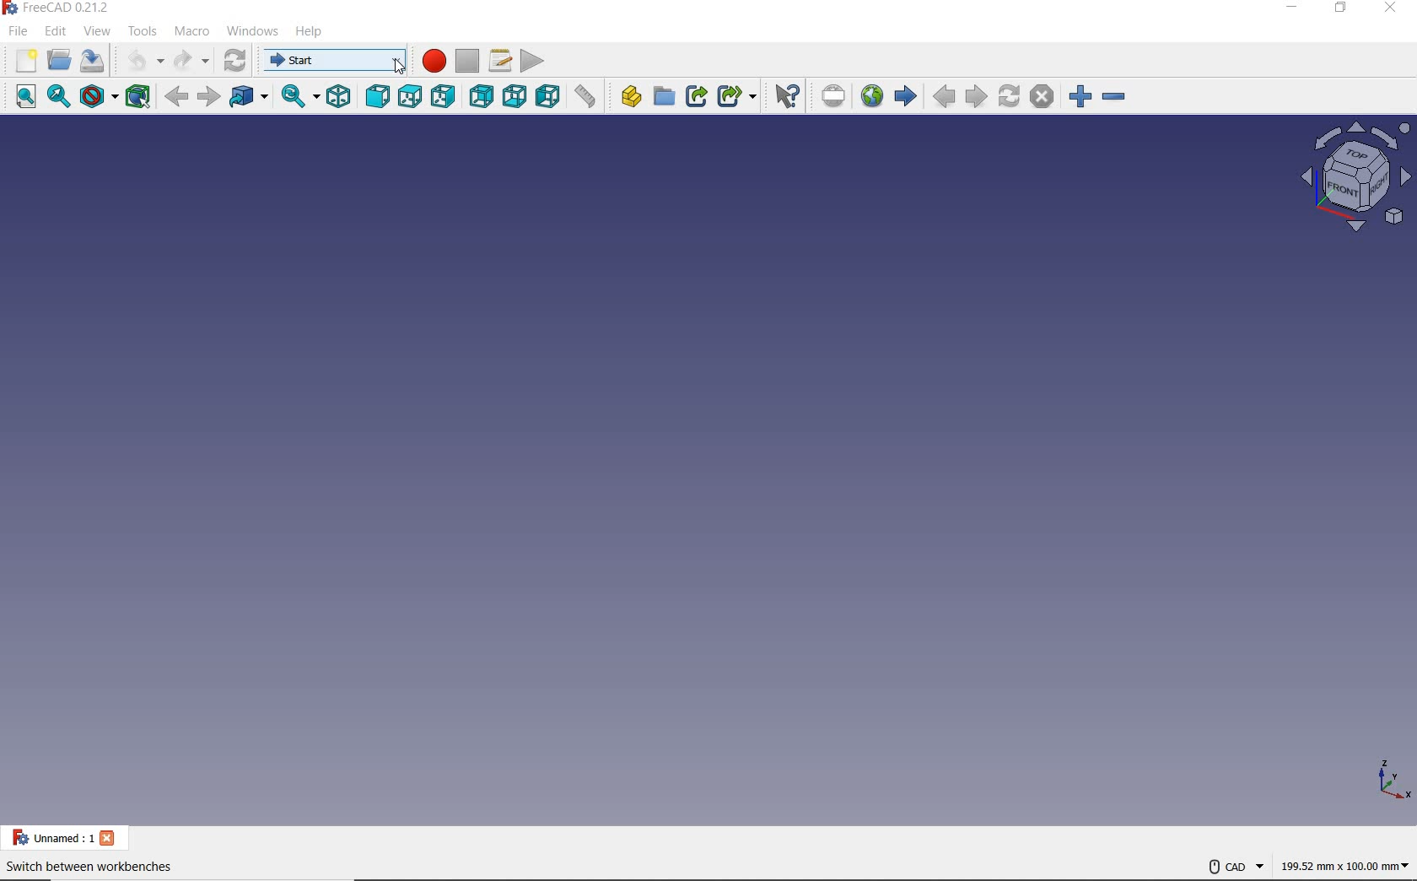 This screenshot has height=881, width=1417. I want to click on ZOOM IN, so click(1079, 95).